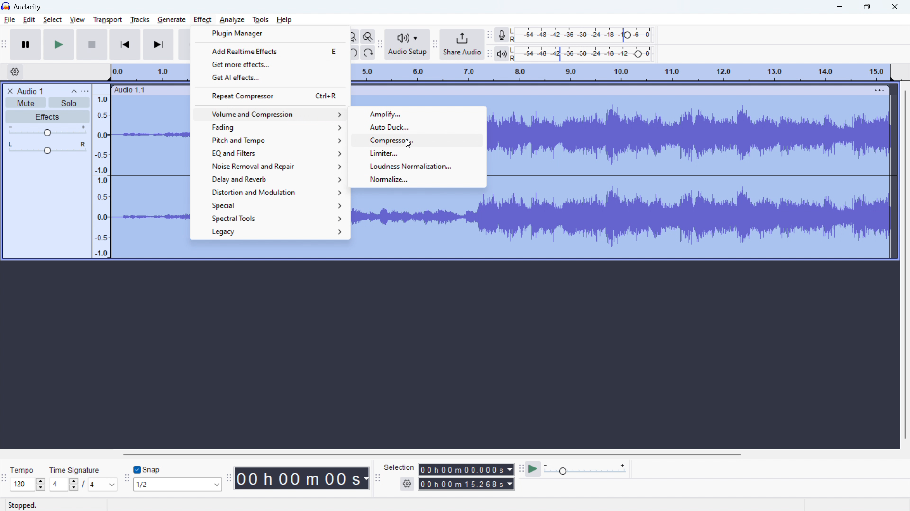  Describe the element at coordinates (431, 454) in the screenshot. I see `horizontal scrollbar` at that location.